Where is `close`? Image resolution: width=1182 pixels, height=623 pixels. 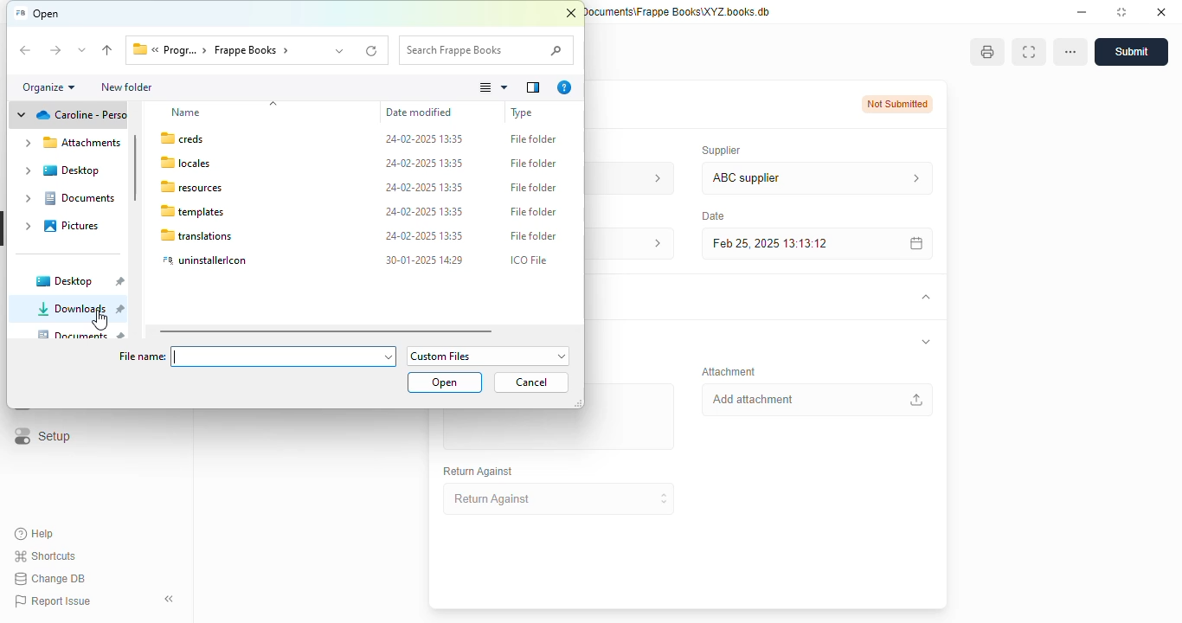 close is located at coordinates (571, 14).